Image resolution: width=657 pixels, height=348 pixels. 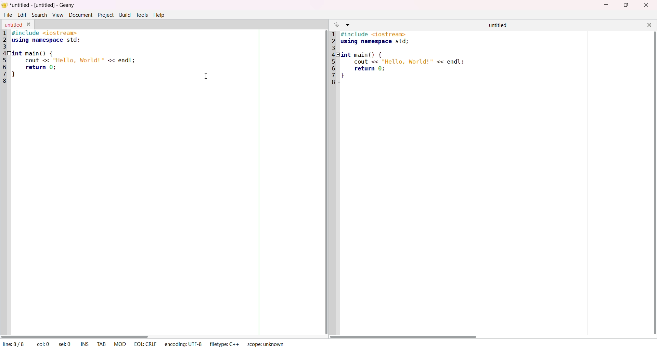 I want to click on INS, so click(x=85, y=344).